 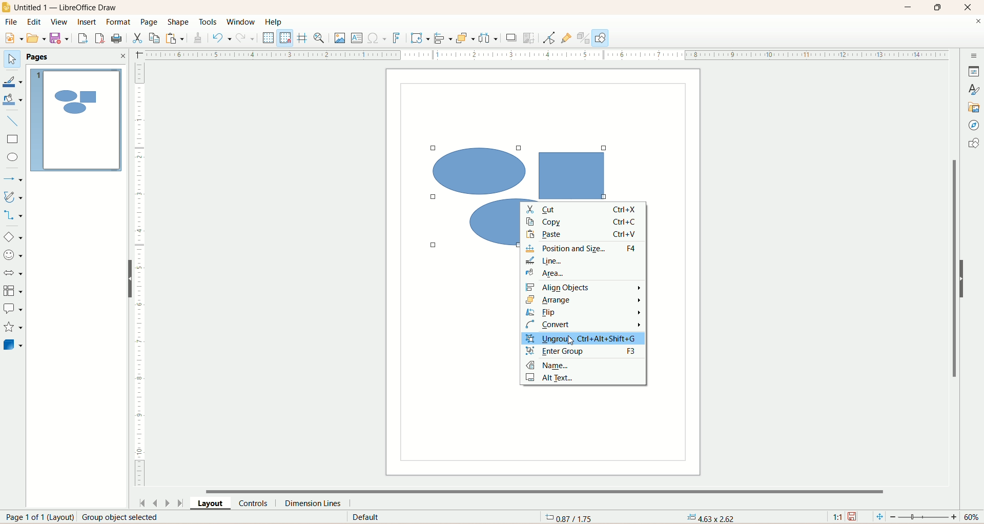 What do you see at coordinates (13, 197) in the screenshot?
I see `curves and polygon` at bounding box center [13, 197].